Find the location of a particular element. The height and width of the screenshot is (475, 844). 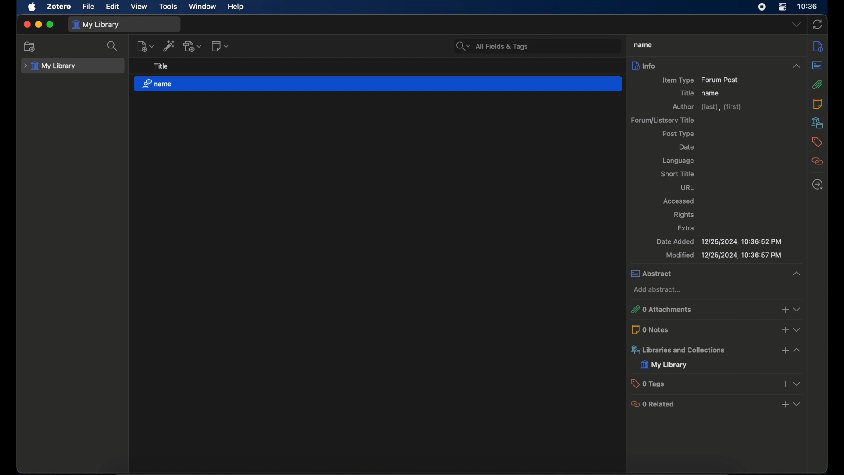

author is located at coordinates (706, 107).